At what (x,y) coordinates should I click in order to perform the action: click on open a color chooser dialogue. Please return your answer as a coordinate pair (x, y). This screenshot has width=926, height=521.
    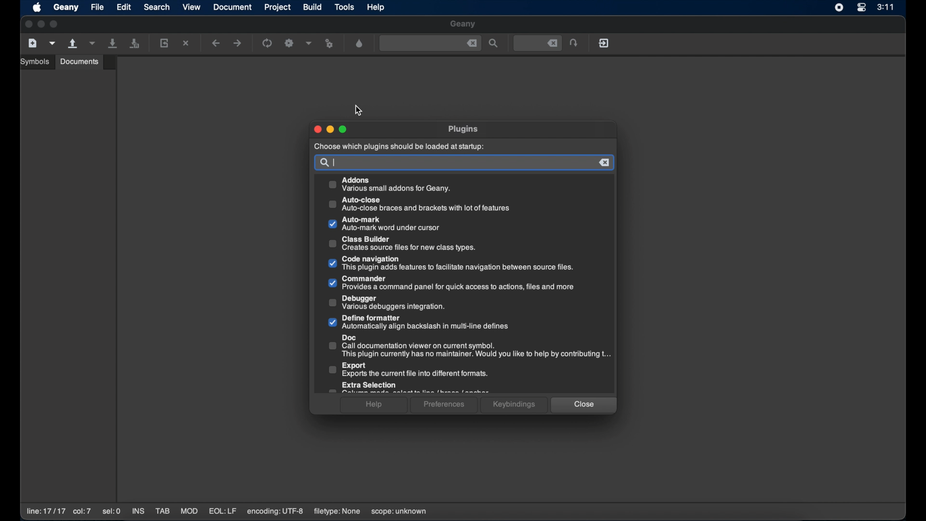
    Looking at the image, I should click on (360, 44).